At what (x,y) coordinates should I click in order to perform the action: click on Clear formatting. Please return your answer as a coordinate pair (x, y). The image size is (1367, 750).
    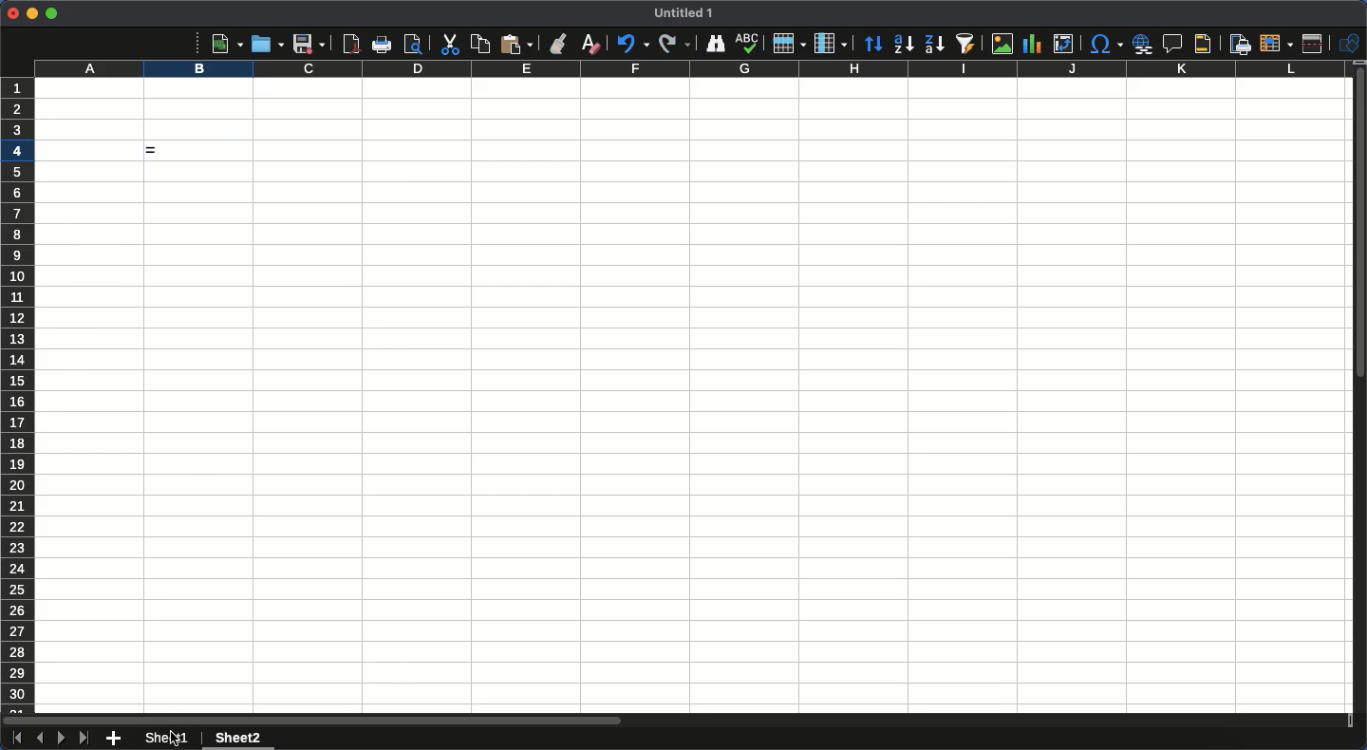
    Looking at the image, I should click on (591, 43).